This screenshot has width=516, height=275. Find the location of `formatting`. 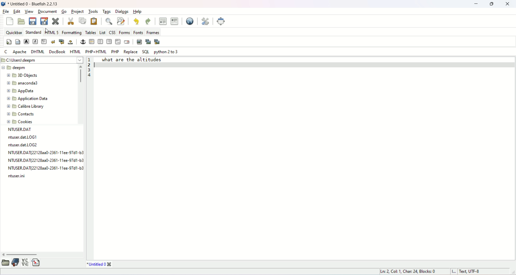

formatting is located at coordinates (72, 32).